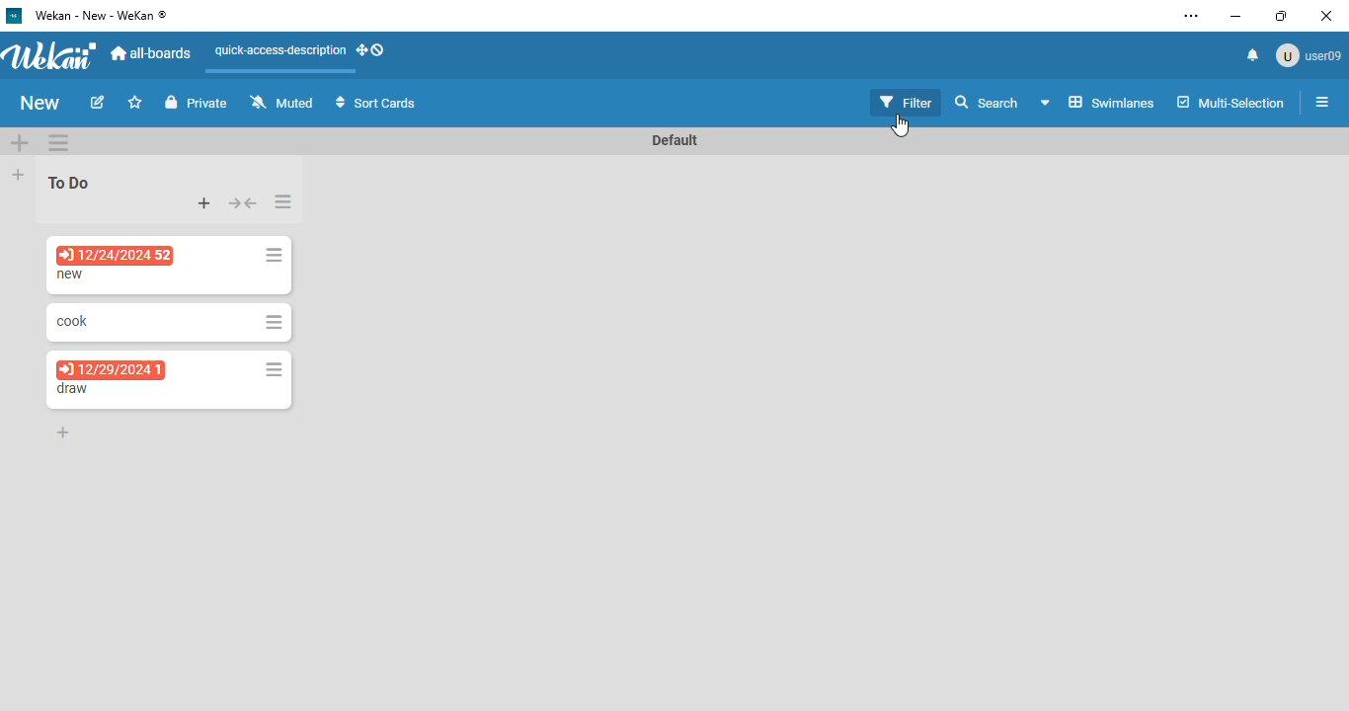  What do you see at coordinates (907, 103) in the screenshot?
I see `filter` at bounding box center [907, 103].